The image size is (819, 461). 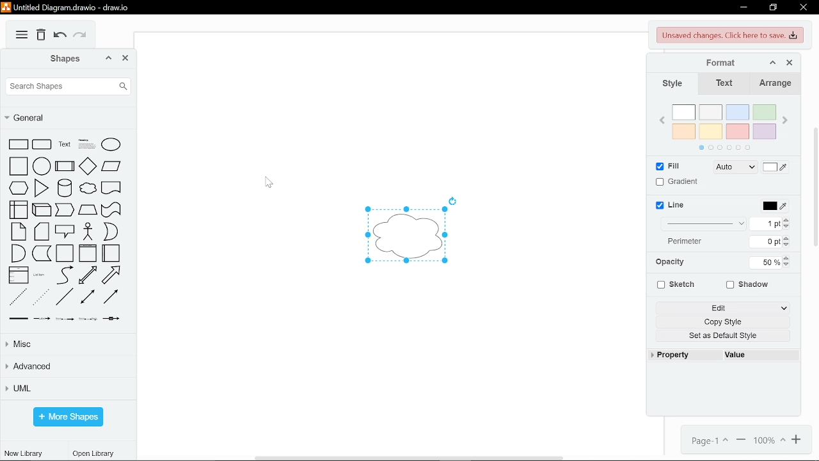 What do you see at coordinates (269, 182) in the screenshot?
I see `cursor` at bounding box center [269, 182].